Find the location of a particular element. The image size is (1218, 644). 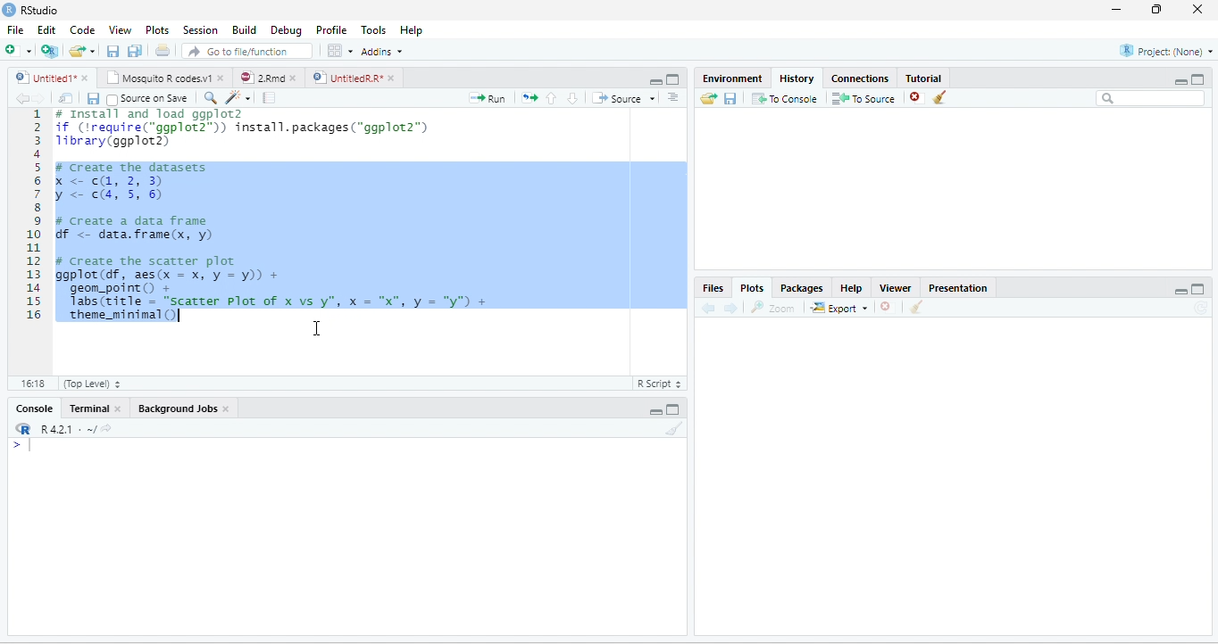

Save history into a file is located at coordinates (730, 99).